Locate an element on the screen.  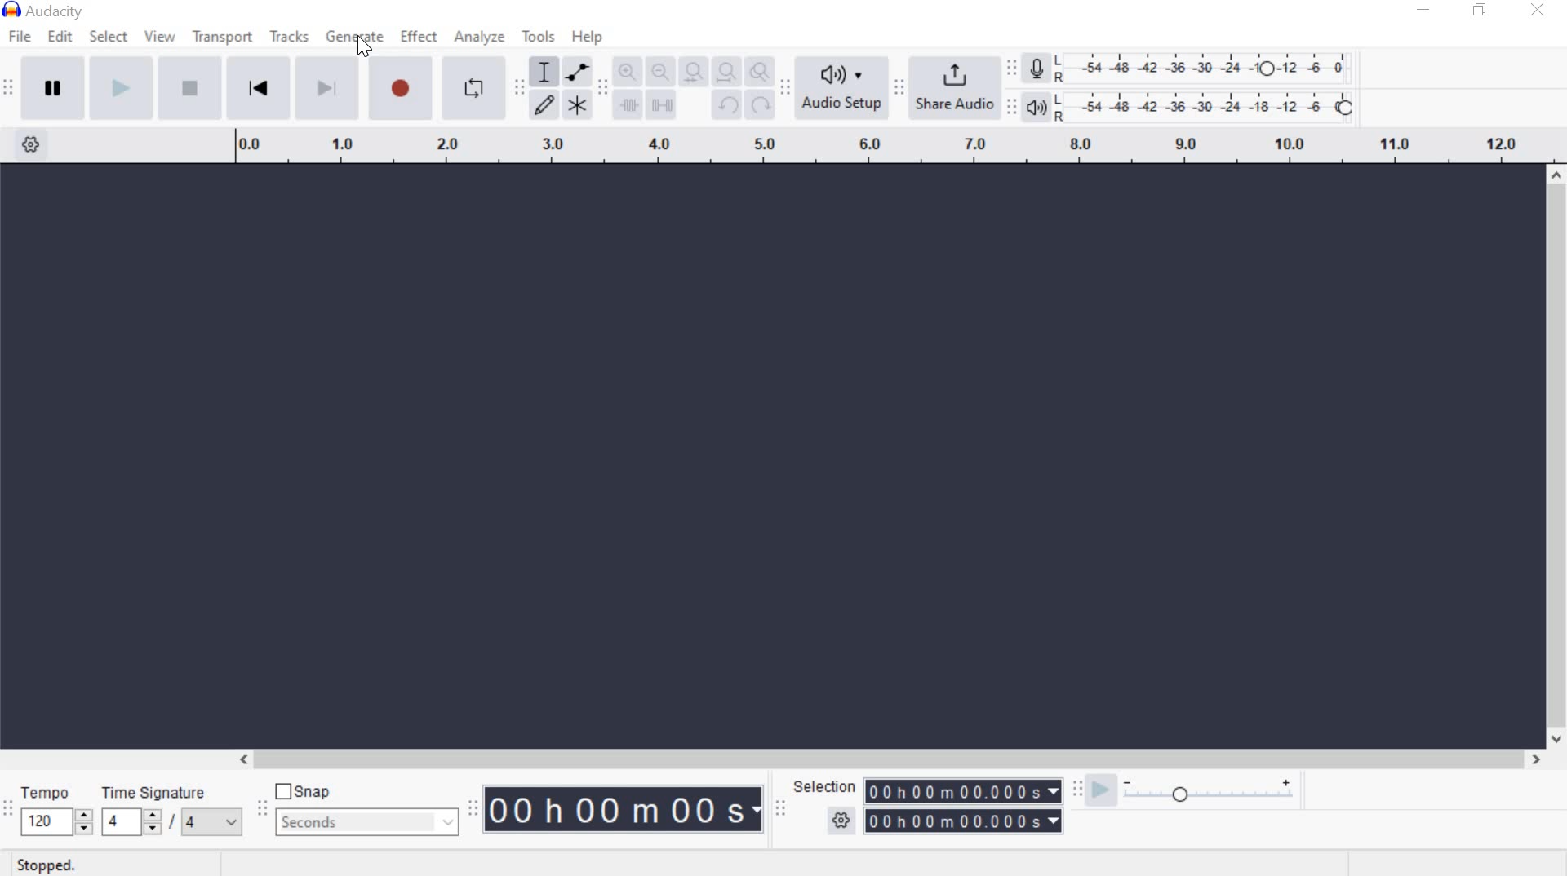
Audio Setup is located at coordinates (838, 87).